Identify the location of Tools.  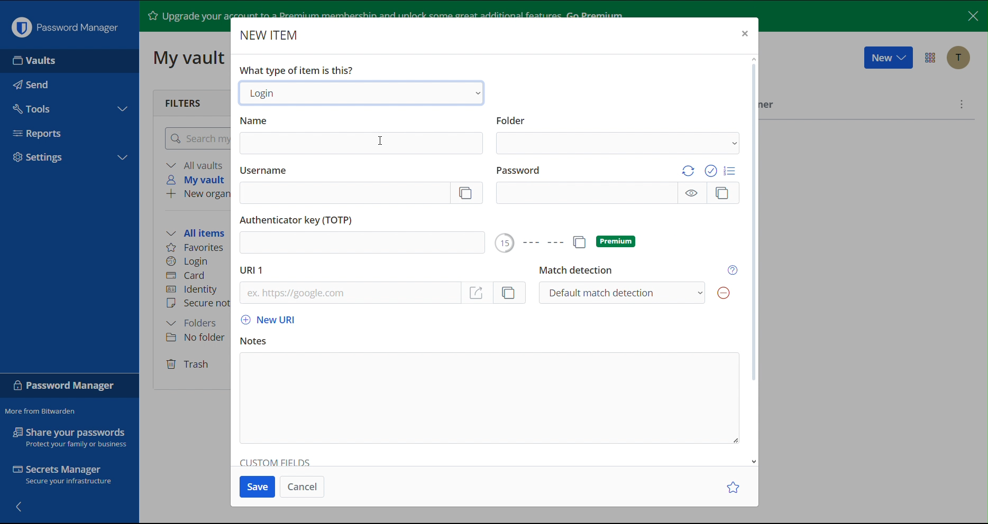
(67, 107).